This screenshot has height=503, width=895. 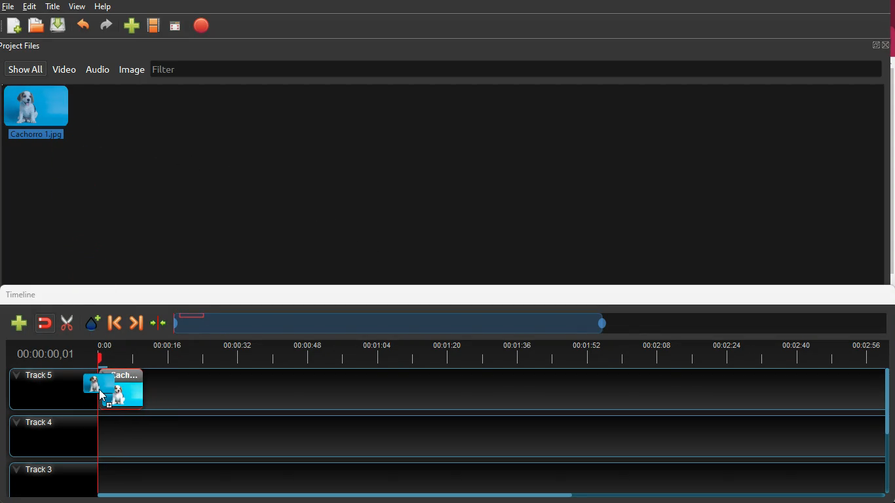 What do you see at coordinates (202, 26) in the screenshot?
I see `record` at bounding box center [202, 26].